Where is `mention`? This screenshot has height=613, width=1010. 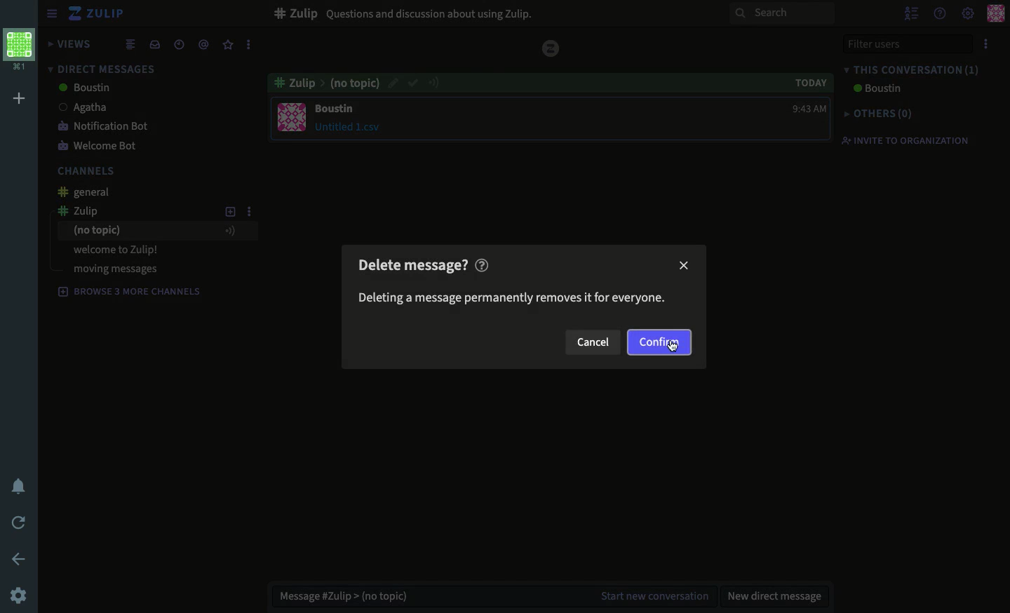
mention is located at coordinates (204, 46).